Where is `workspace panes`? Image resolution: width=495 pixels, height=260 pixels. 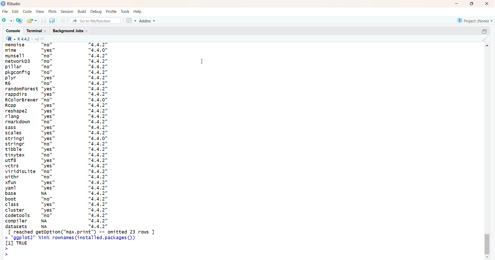
workspace panes is located at coordinates (131, 21).